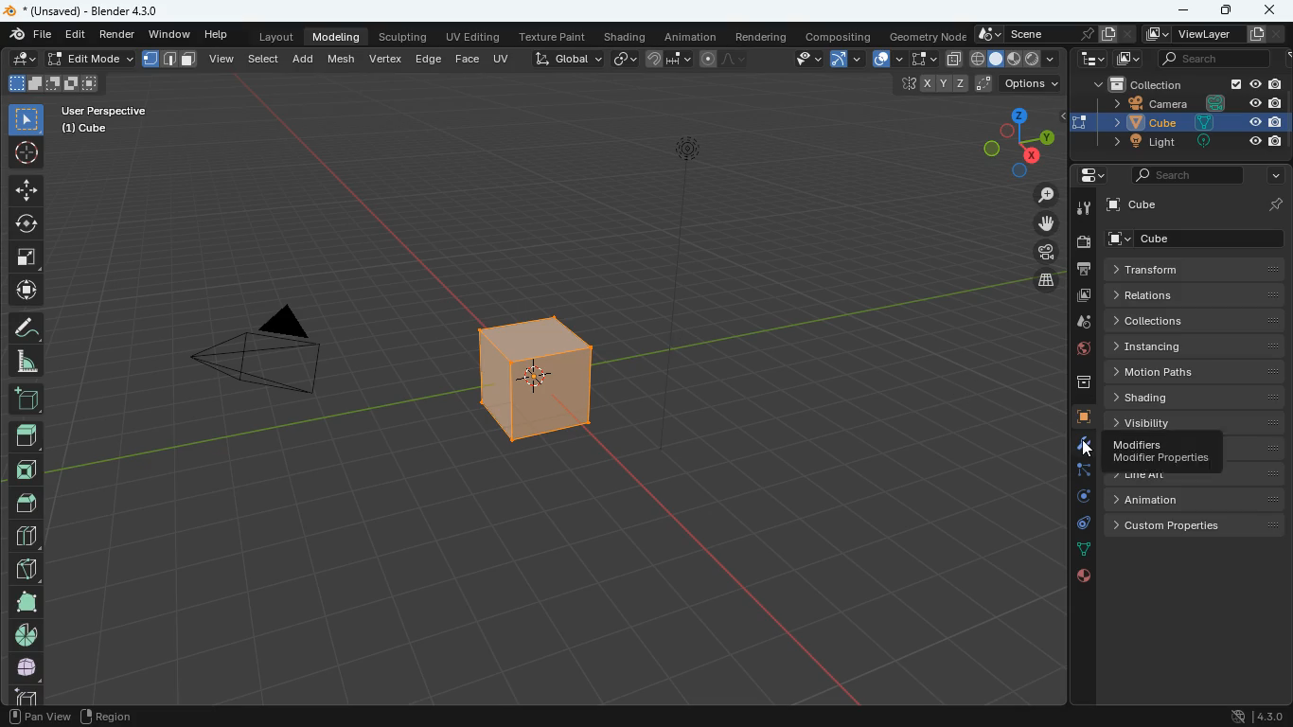  I want to click on shape, so click(1016, 58).